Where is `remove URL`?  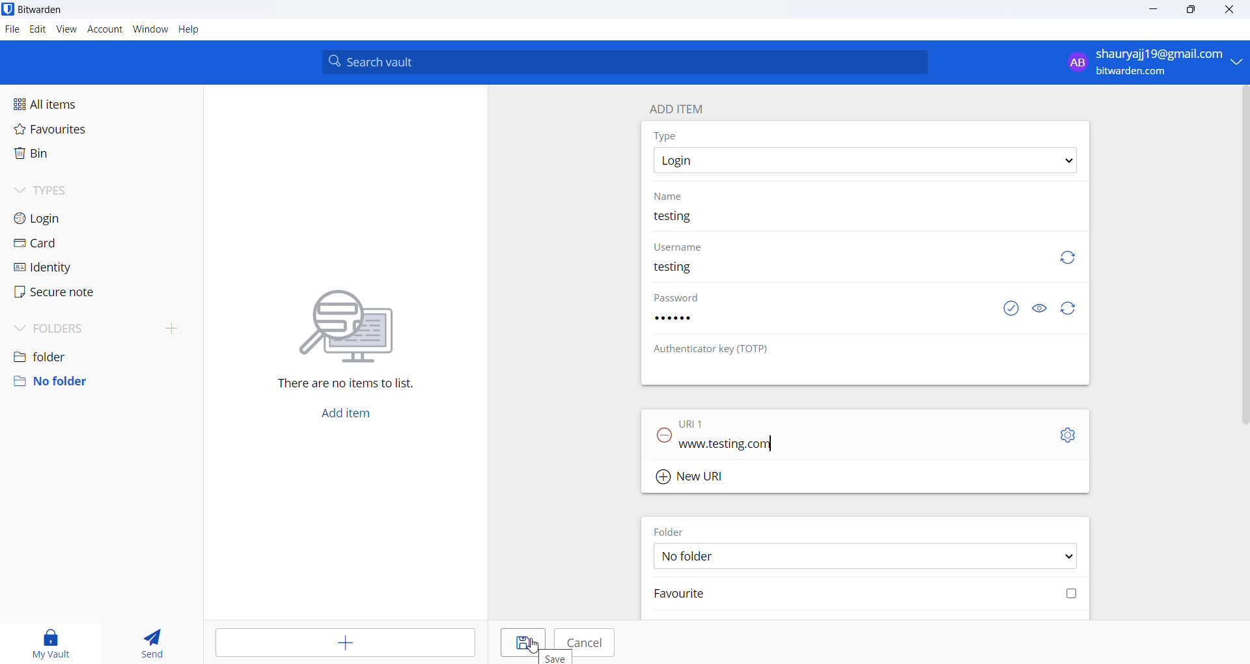
remove URL is located at coordinates (665, 436).